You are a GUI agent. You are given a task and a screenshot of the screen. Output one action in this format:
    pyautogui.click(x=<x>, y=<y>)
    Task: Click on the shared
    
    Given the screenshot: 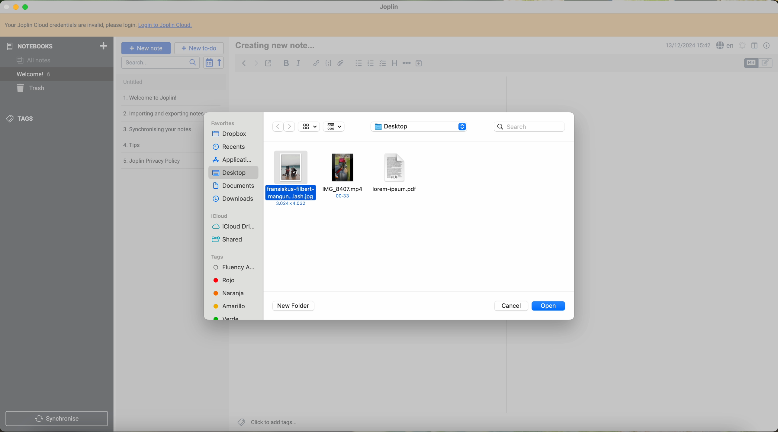 What is the action you would take?
    pyautogui.click(x=227, y=240)
    